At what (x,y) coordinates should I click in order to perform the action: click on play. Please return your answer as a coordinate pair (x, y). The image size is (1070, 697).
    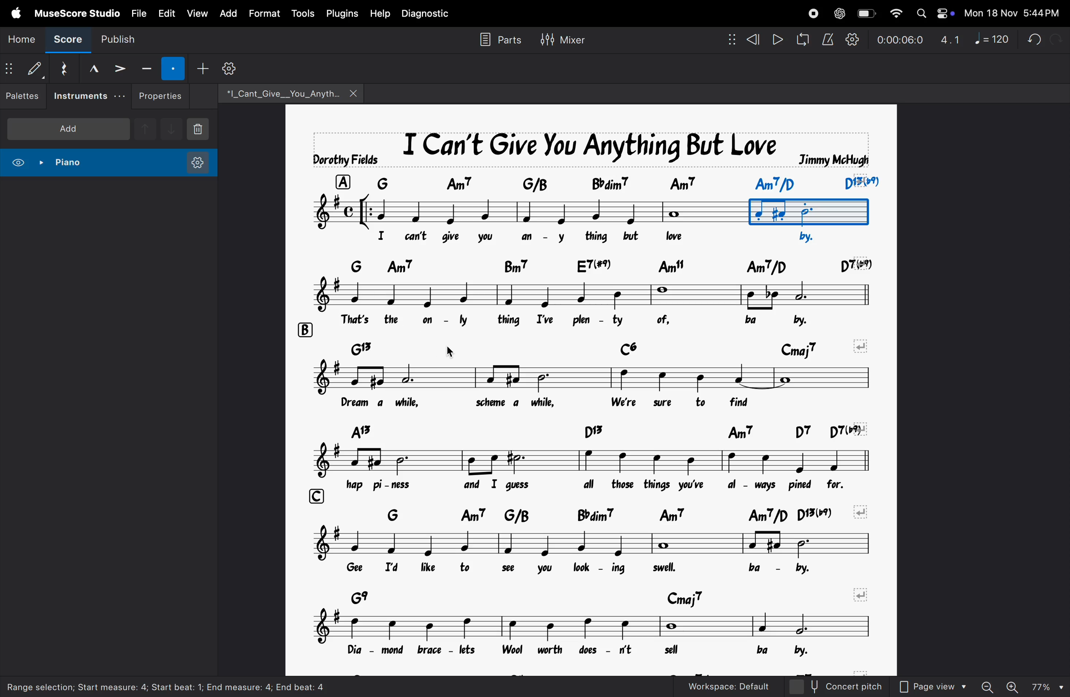
    Looking at the image, I should click on (778, 40).